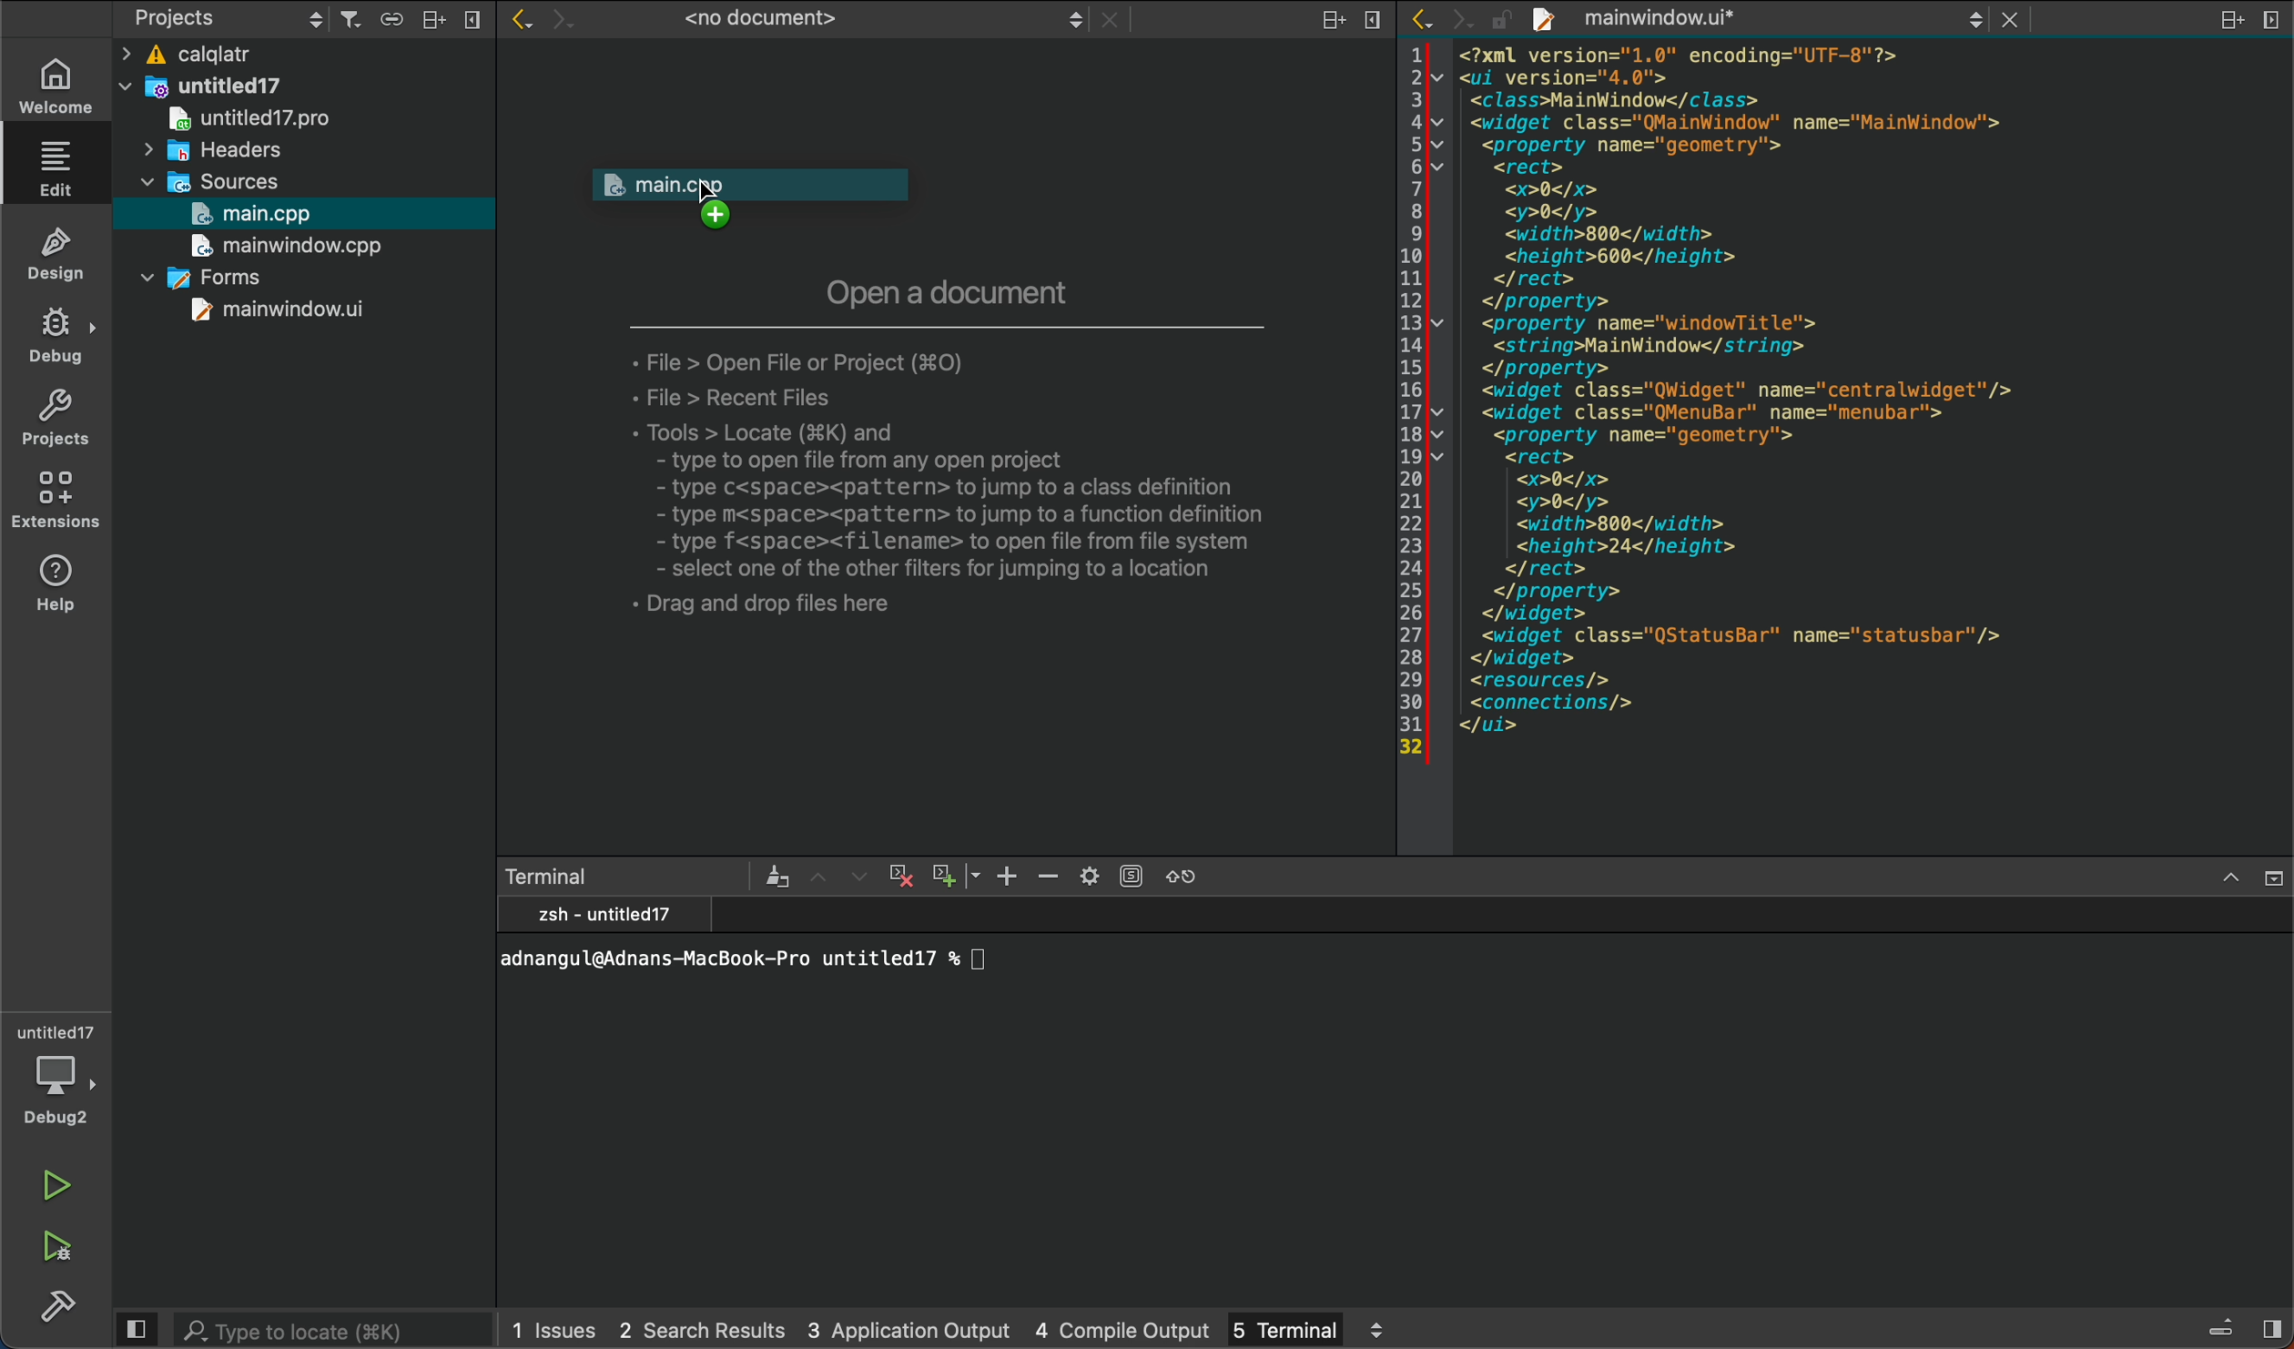 Image resolution: width=2294 pixels, height=1349 pixels. What do you see at coordinates (61, 169) in the screenshot?
I see `editor` at bounding box center [61, 169].